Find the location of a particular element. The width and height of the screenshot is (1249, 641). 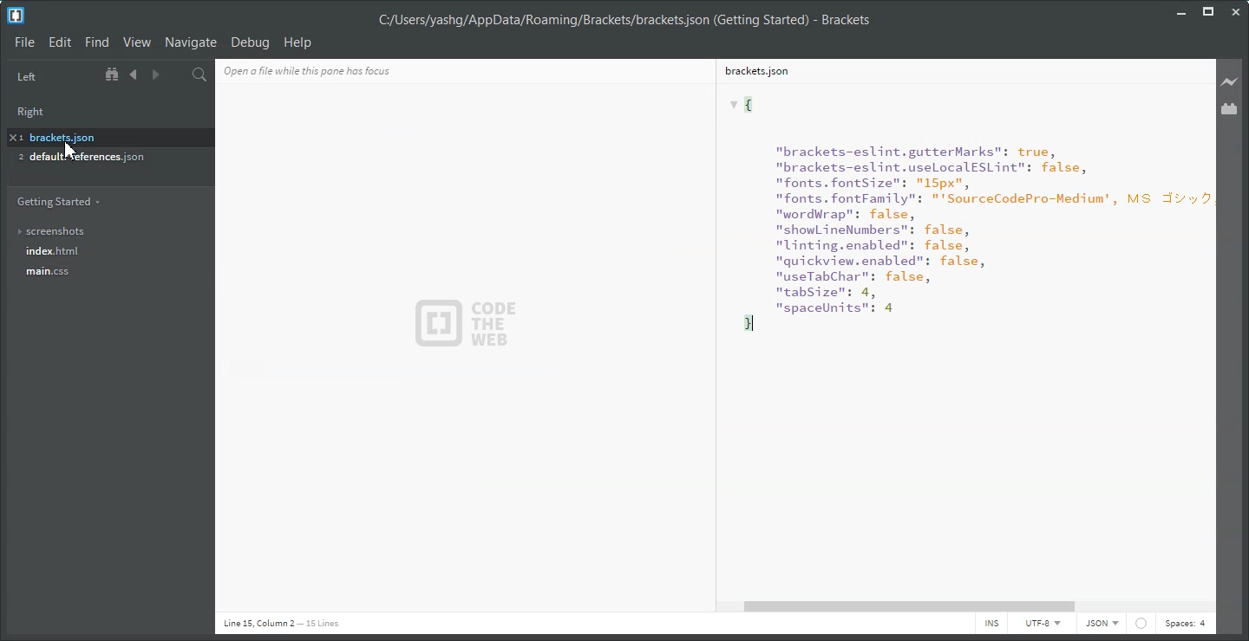

index.html is located at coordinates (108, 252).